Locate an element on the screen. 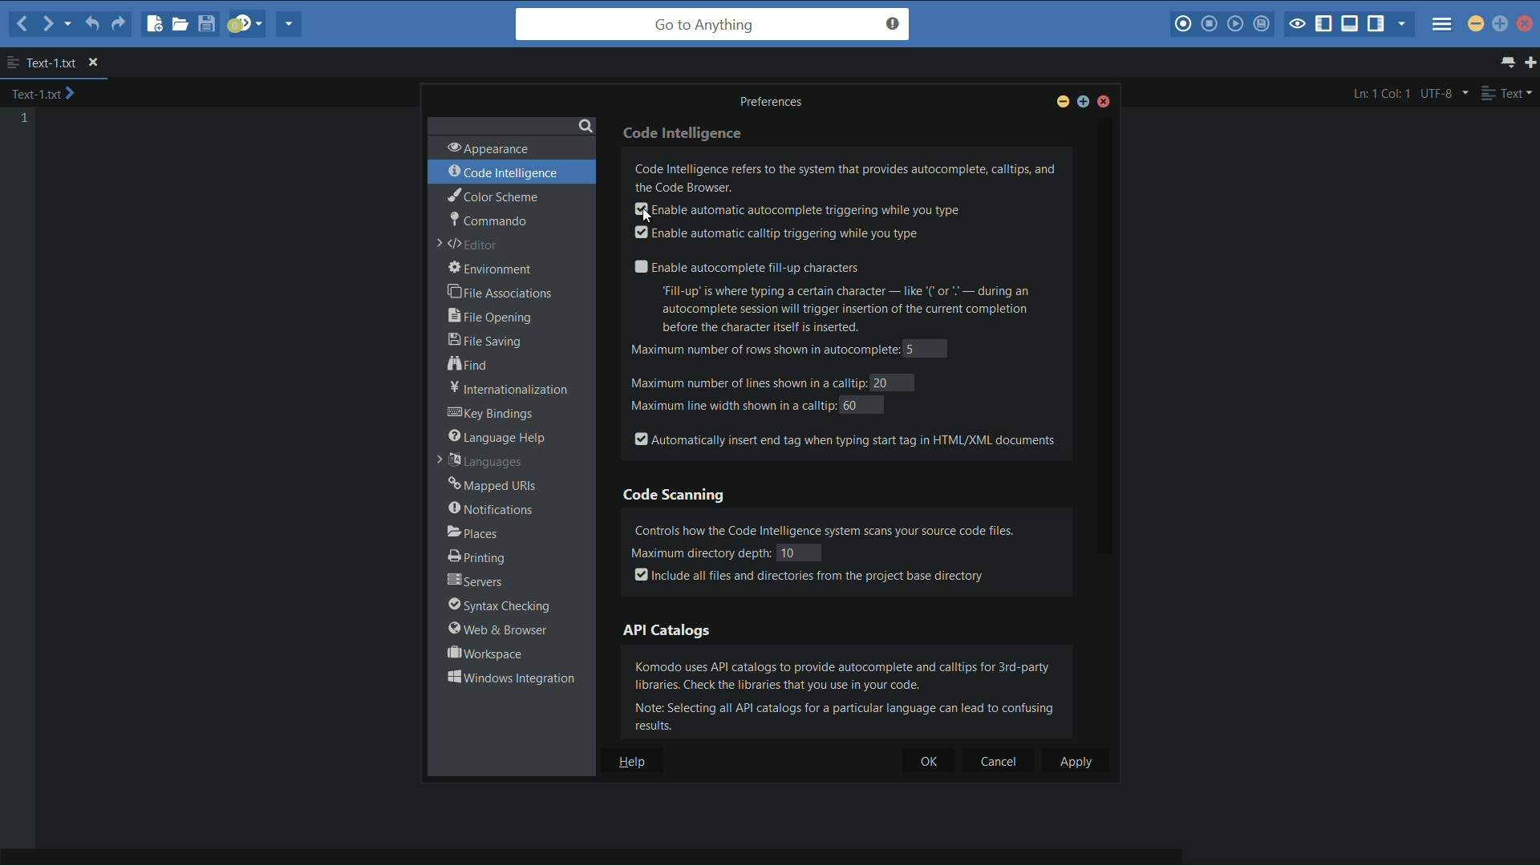 This screenshot has width=1540, height=866. editor is located at coordinates (470, 245).